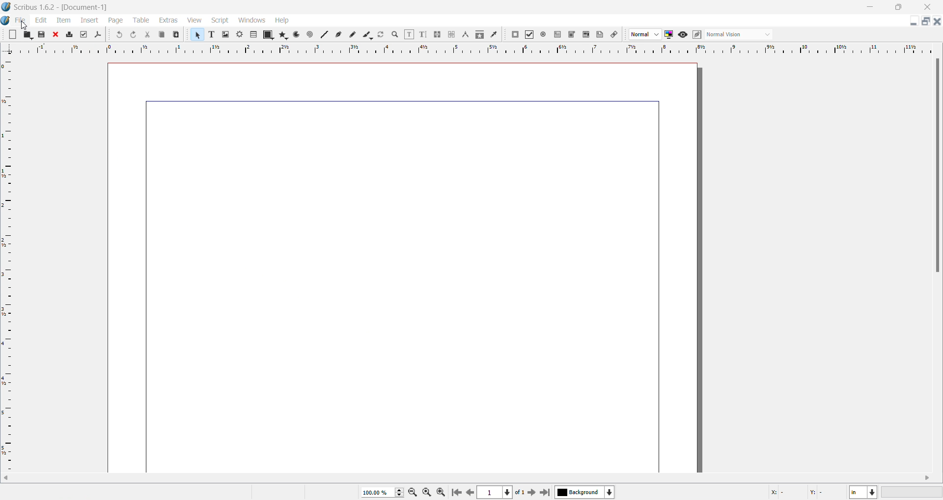 The image size is (943, 500). What do you see at coordinates (136, 34) in the screenshot?
I see `icon` at bounding box center [136, 34].